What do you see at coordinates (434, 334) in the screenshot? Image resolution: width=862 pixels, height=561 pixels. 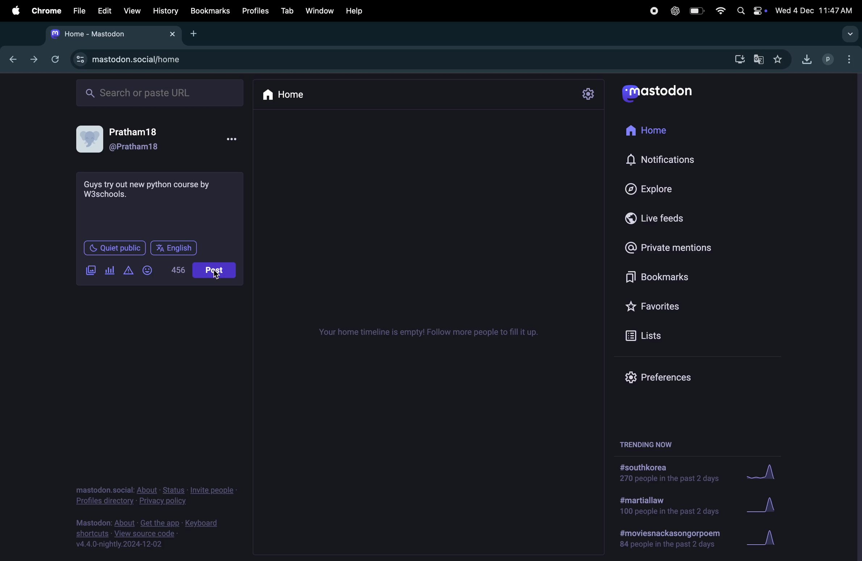 I see `time line` at bounding box center [434, 334].